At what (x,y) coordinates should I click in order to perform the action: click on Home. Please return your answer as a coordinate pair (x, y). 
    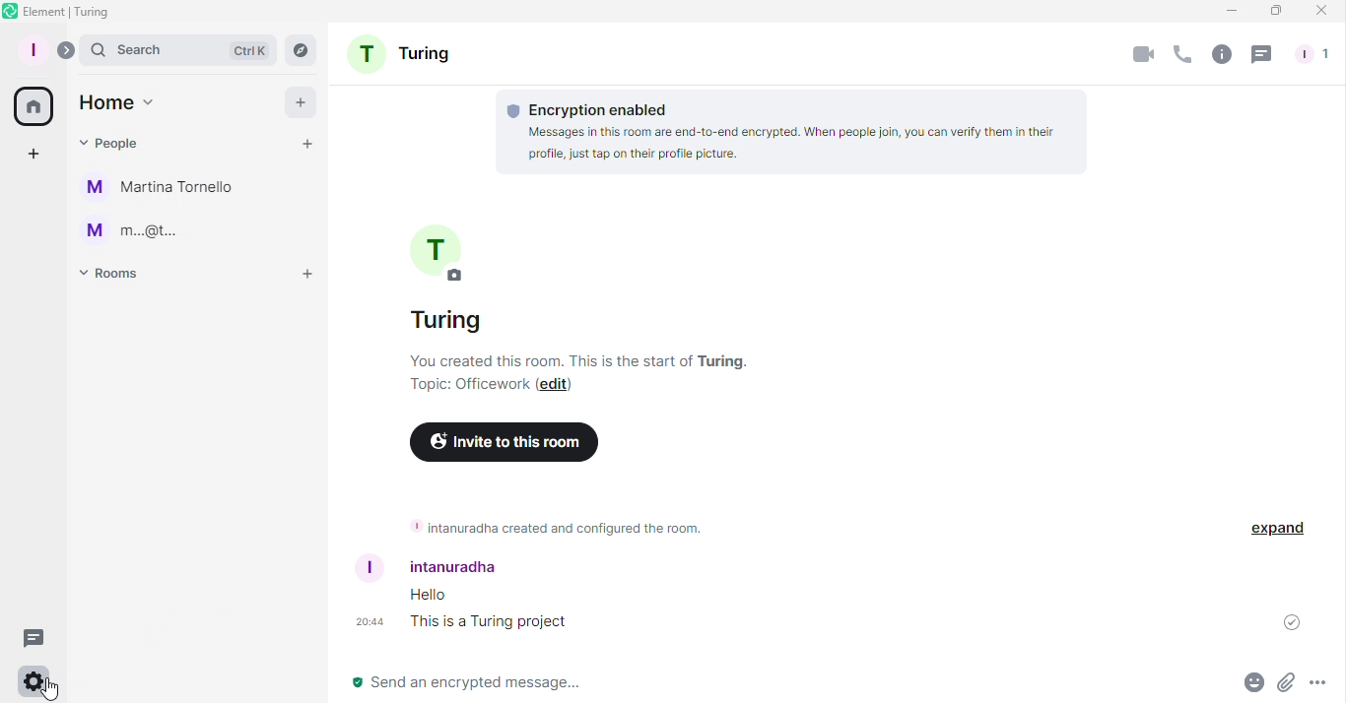
    Looking at the image, I should click on (116, 101).